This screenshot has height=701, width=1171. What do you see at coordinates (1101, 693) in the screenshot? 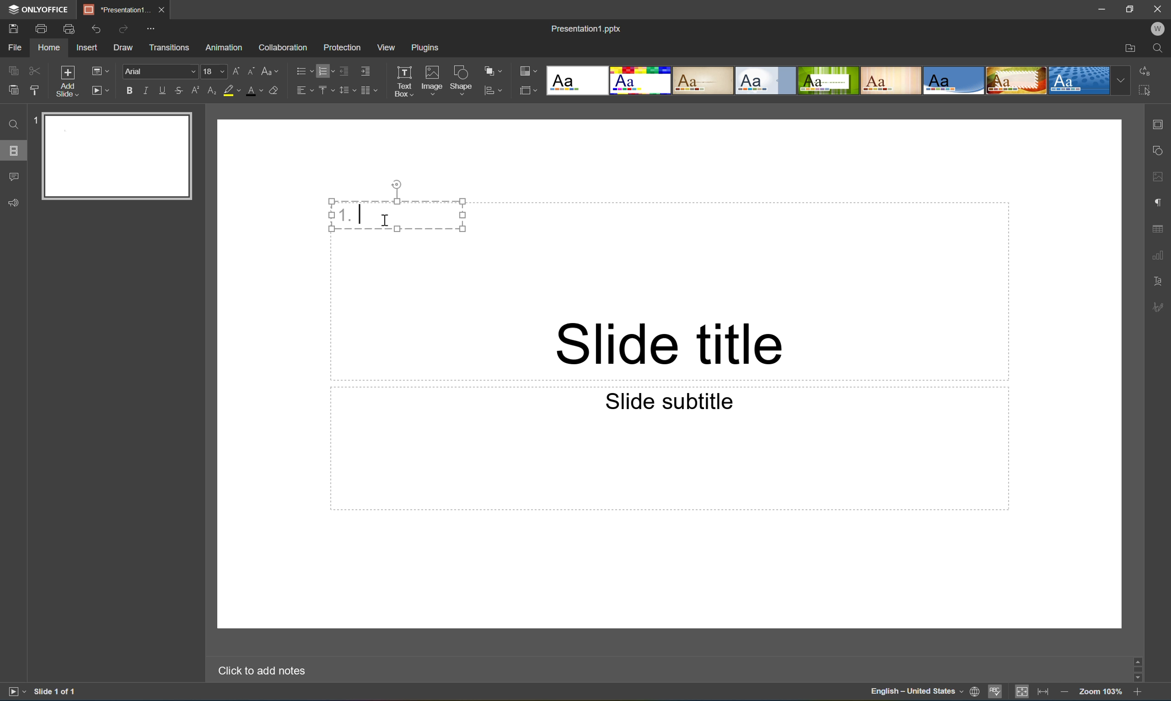
I see `Zoom 103%` at bounding box center [1101, 693].